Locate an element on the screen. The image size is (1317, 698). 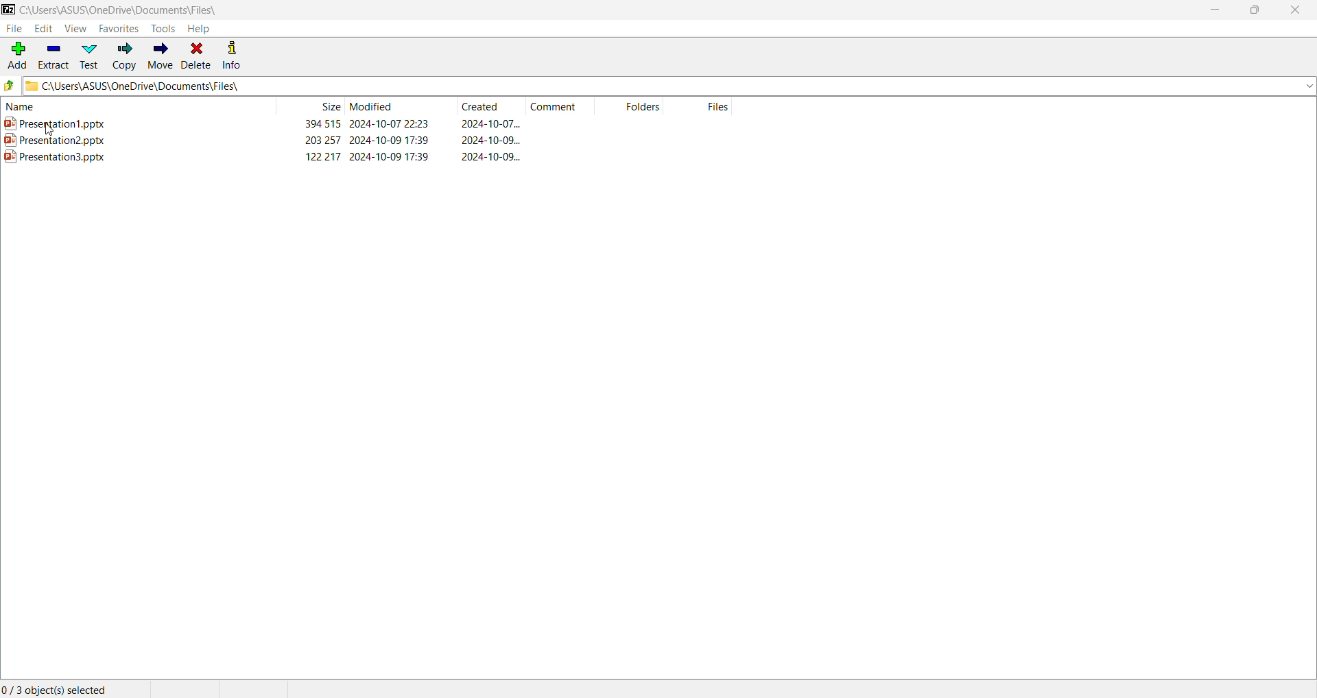
Move is located at coordinates (158, 57).